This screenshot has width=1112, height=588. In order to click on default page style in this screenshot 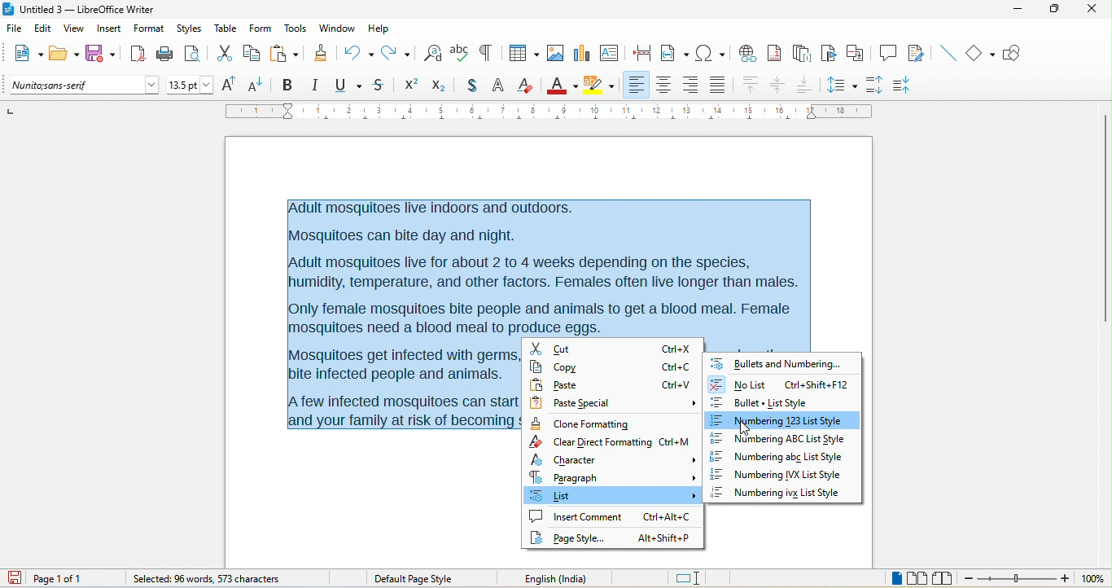, I will do `click(414, 578)`.